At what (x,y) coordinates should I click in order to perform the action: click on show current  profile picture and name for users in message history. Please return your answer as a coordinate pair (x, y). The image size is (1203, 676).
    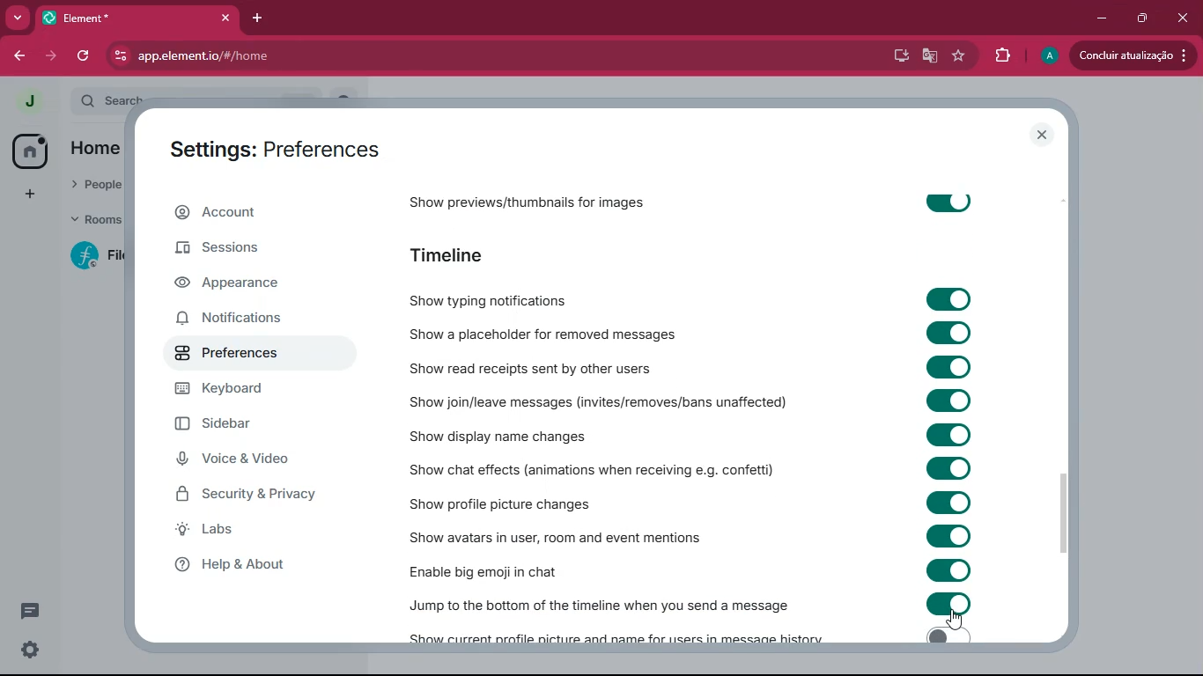
    Looking at the image, I should click on (611, 638).